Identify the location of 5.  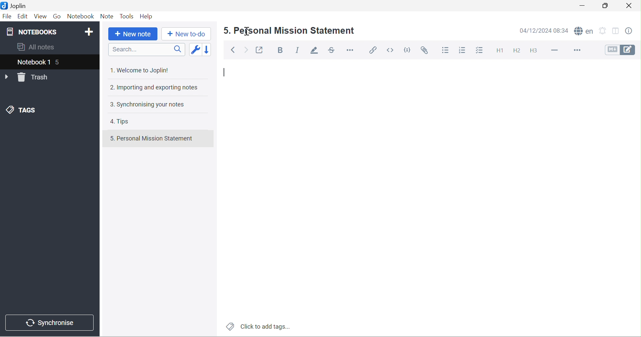
(58, 63).